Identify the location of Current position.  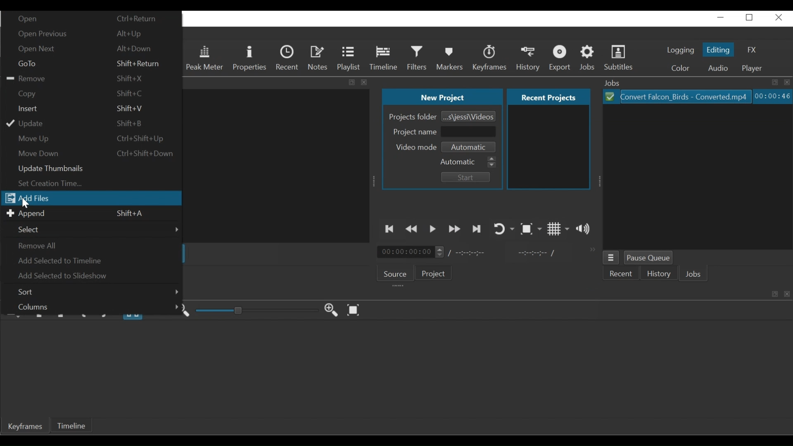
(411, 252).